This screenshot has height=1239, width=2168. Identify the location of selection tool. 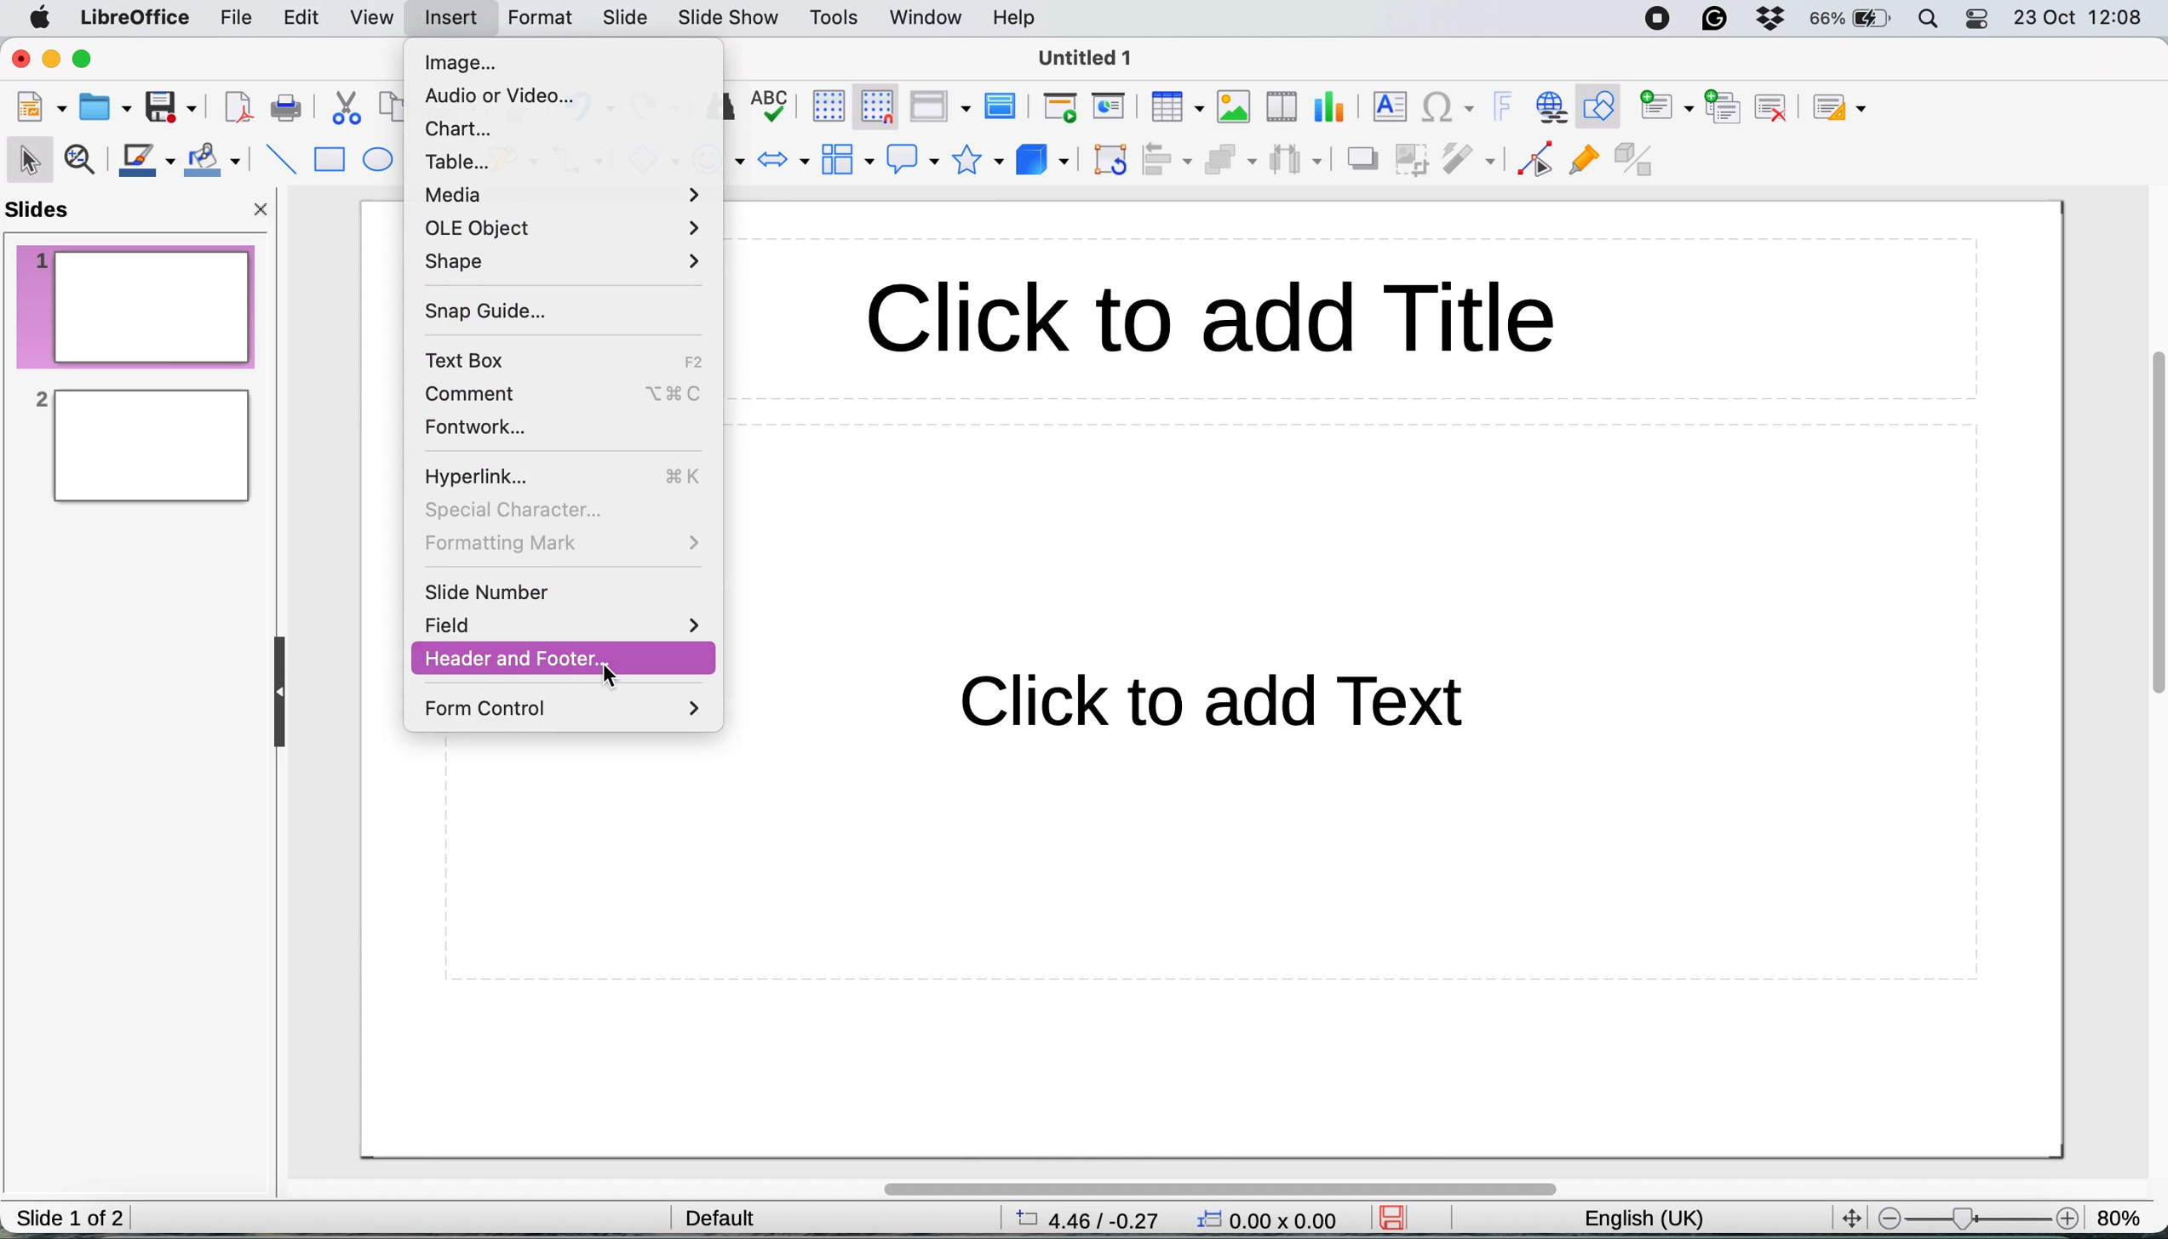
(32, 158).